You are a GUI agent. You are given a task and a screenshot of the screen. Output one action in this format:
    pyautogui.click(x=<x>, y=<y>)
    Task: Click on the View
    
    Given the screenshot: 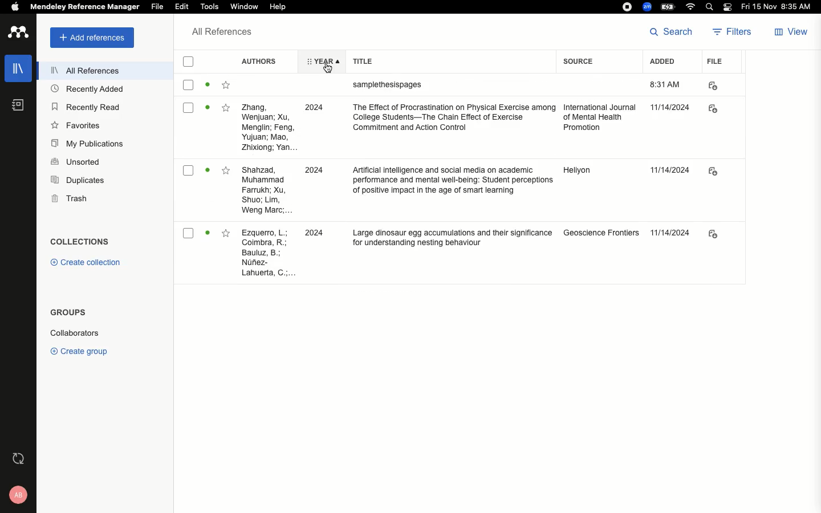 What is the action you would take?
    pyautogui.click(x=790, y=32)
    